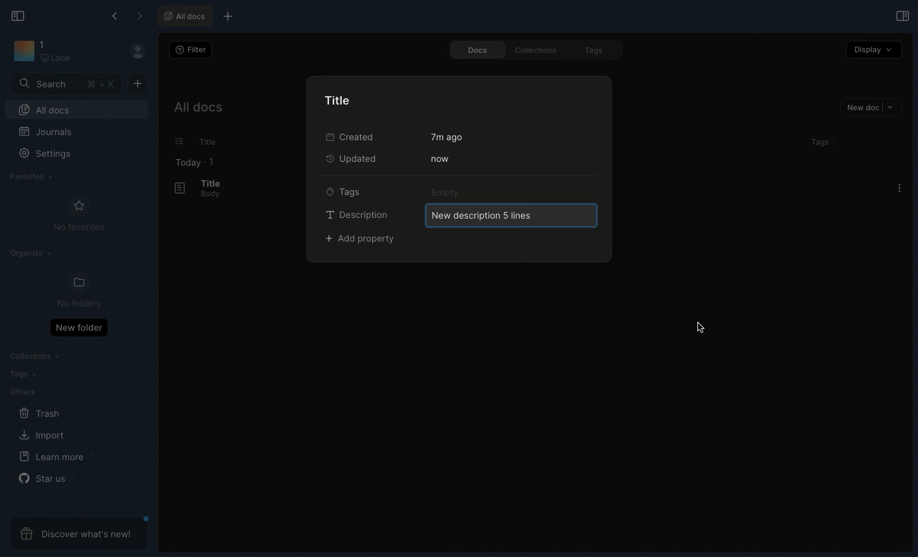 This screenshot has height=557, width=918. What do you see at coordinates (205, 142) in the screenshot?
I see `Title` at bounding box center [205, 142].